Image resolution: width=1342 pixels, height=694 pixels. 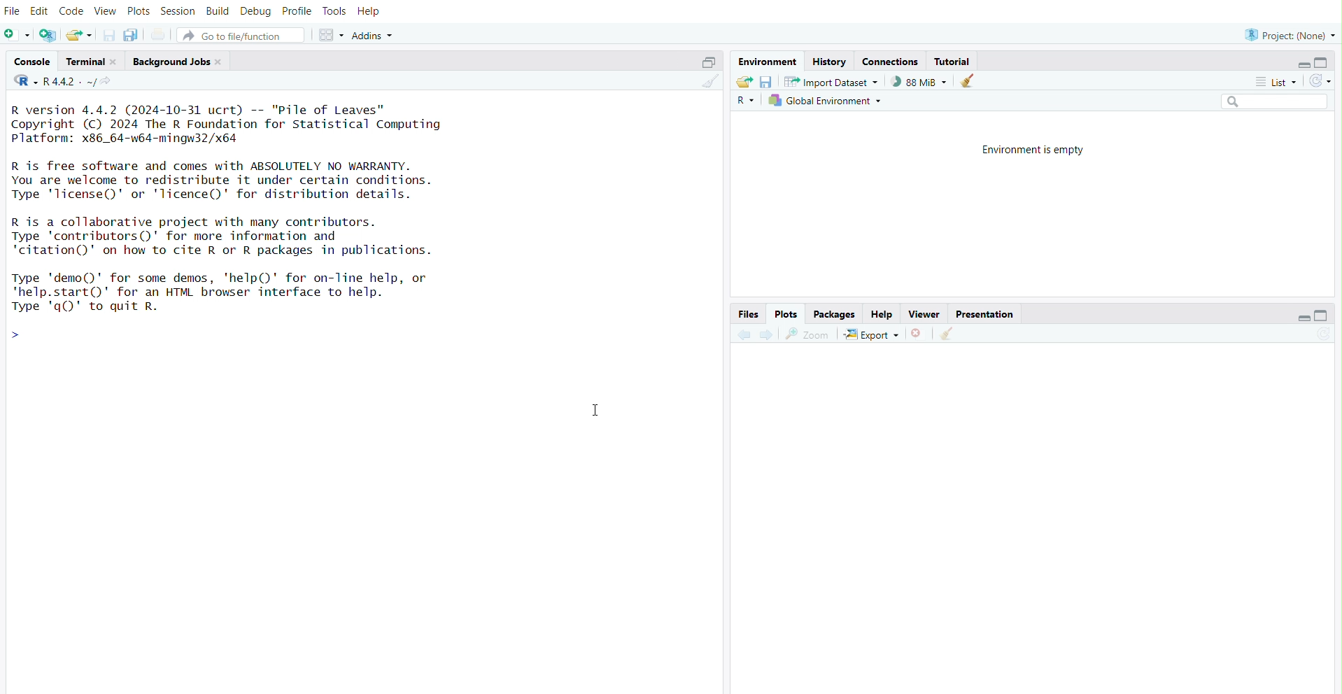 What do you see at coordinates (180, 9) in the screenshot?
I see `session` at bounding box center [180, 9].